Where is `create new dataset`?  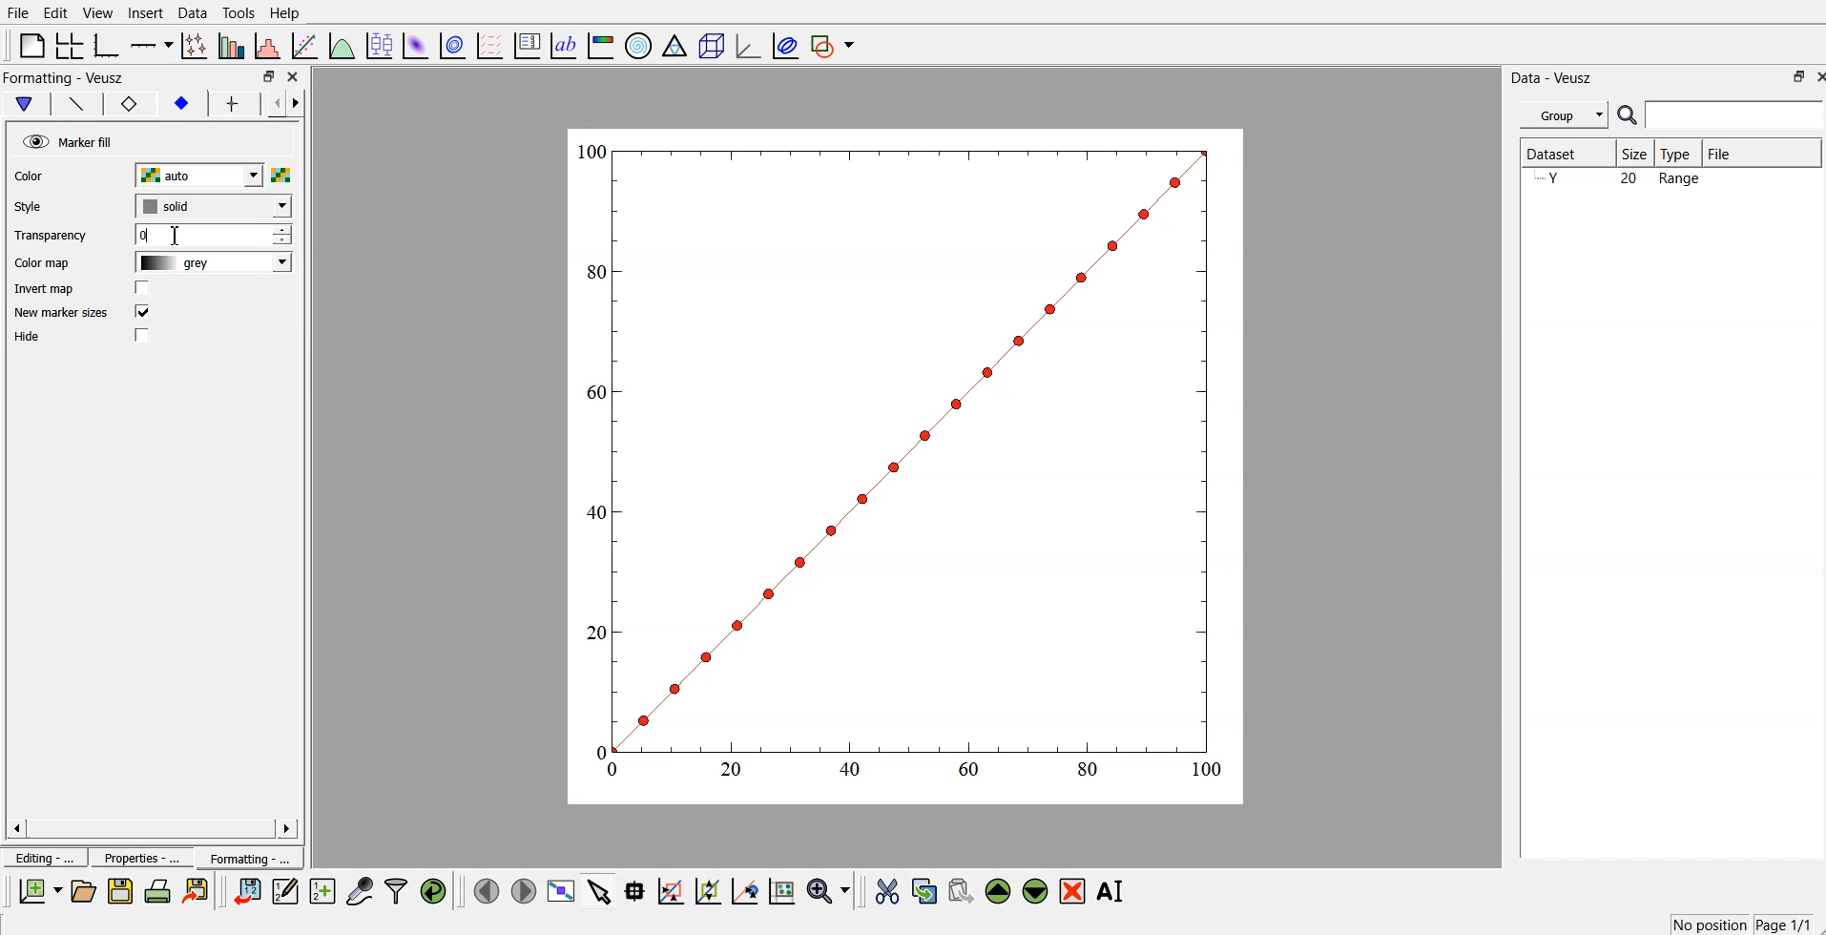
create new dataset is located at coordinates (322, 888).